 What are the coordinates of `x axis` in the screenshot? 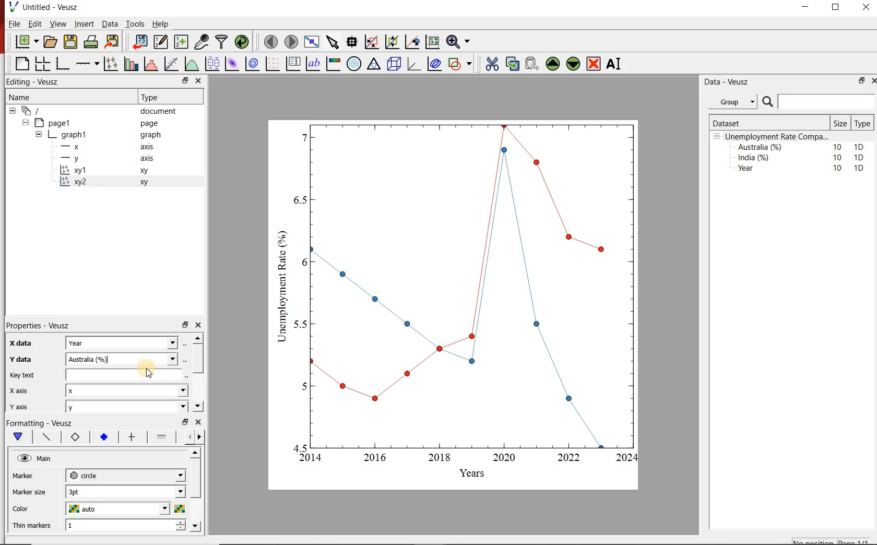 It's located at (112, 146).